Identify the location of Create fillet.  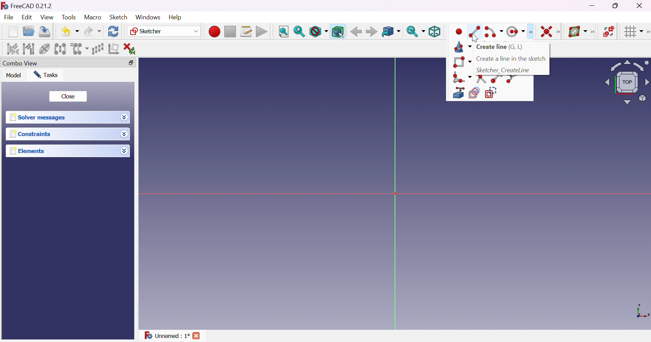
(462, 77).